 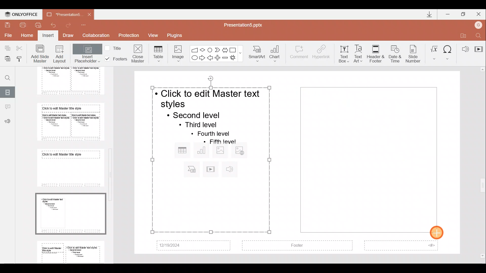 What do you see at coordinates (218, 57) in the screenshot?
I see `Plus` at bounding box center [218, 57].